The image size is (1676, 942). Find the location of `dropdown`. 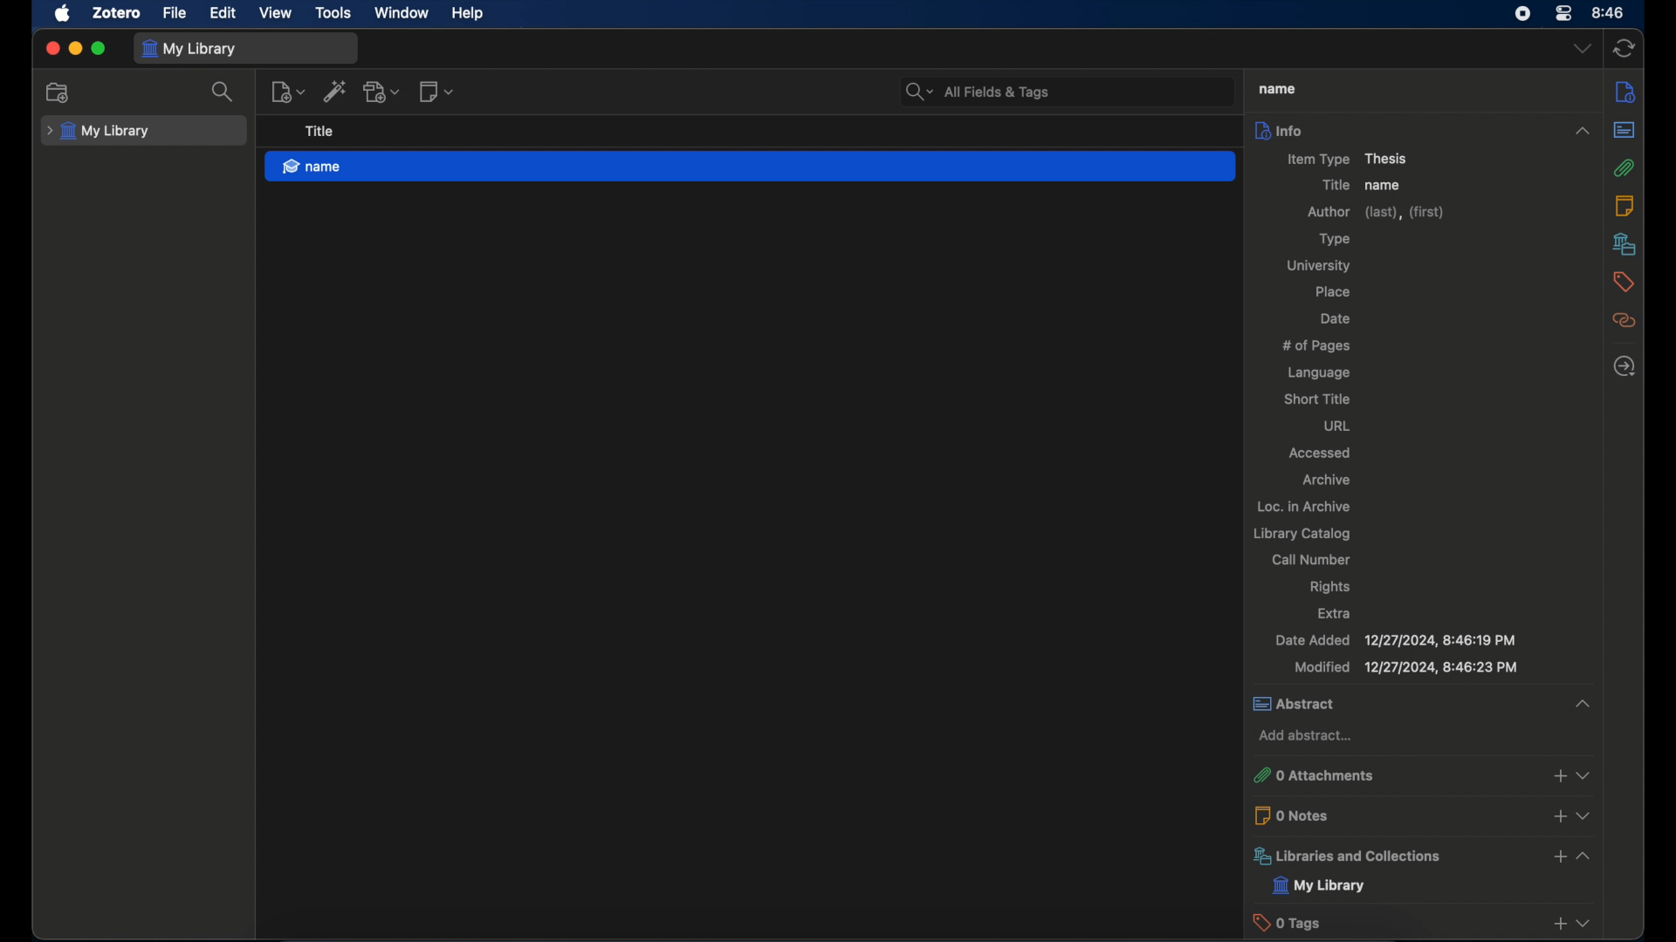

dropdown is located at coordinates (1584, 816).